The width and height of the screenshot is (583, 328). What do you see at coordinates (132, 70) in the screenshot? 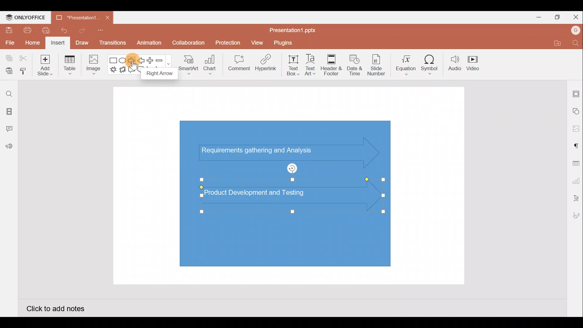
I see `Rectangular callout` at bounding box center [132, 70].